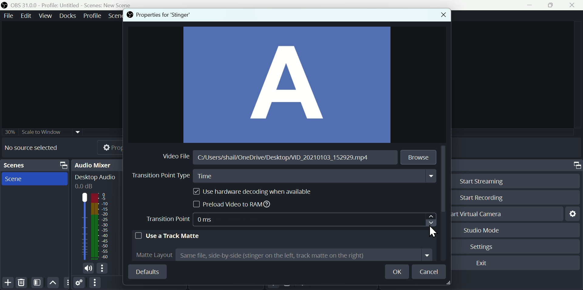 Image resolution: width=583 pixels, height=290 pixels. Describe the element at coordinates (480, 214) in the screenshot. I see `Start virtual camera` at that location.